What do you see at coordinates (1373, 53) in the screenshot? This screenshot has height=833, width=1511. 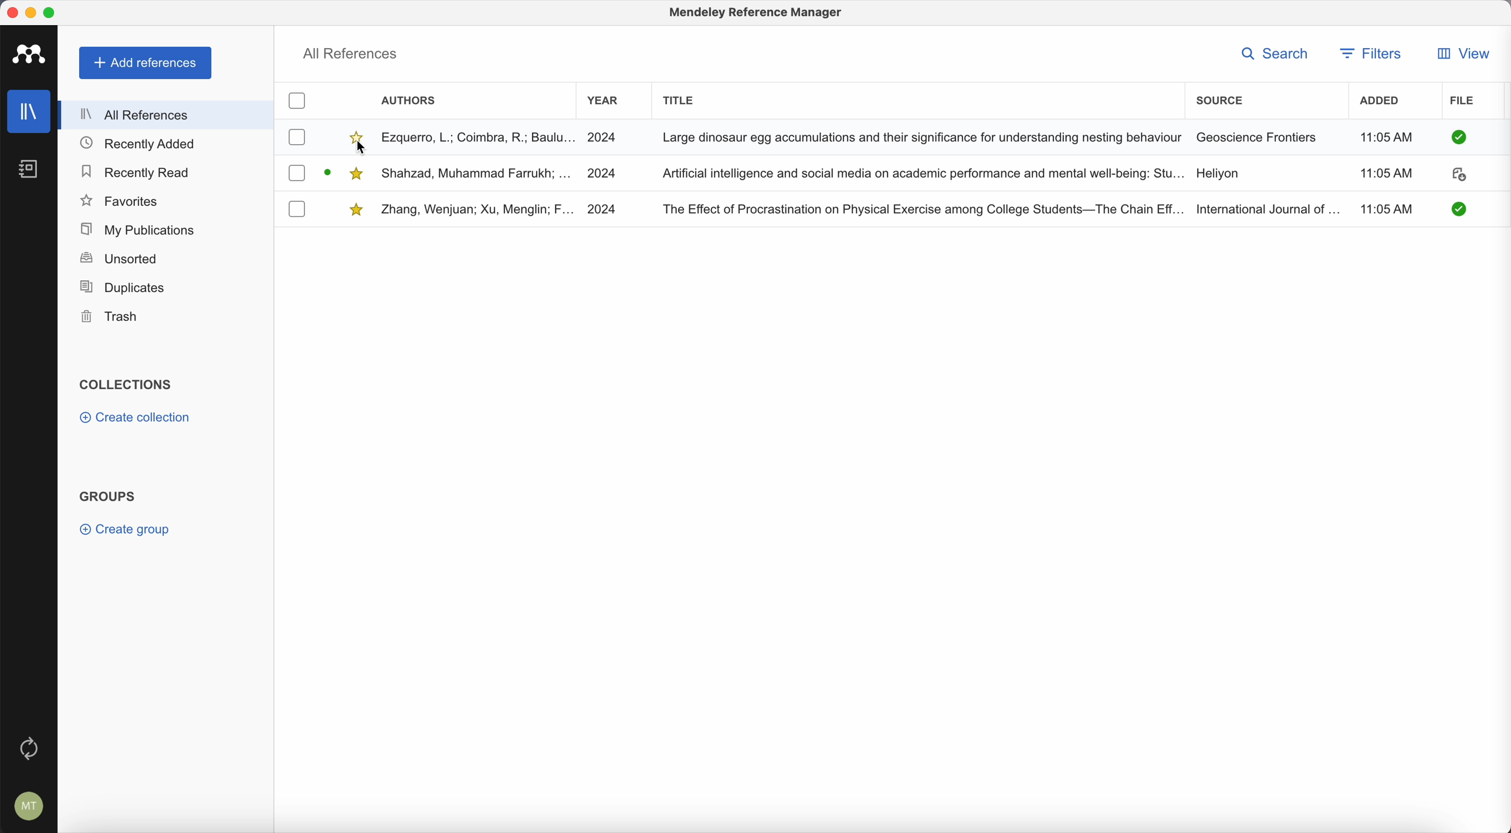 I see `filters` at bounding box center [1373, 53].